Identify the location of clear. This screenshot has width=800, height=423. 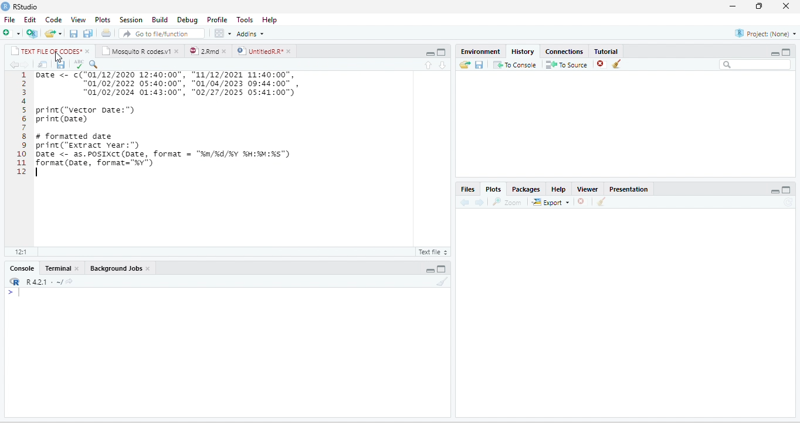
(601, 201).